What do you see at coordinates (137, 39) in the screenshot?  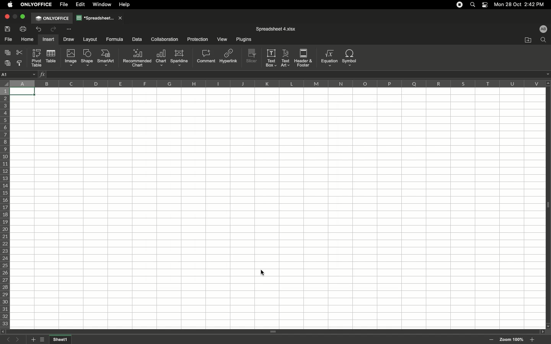 I see `Data` at bounding box center [137, 39].